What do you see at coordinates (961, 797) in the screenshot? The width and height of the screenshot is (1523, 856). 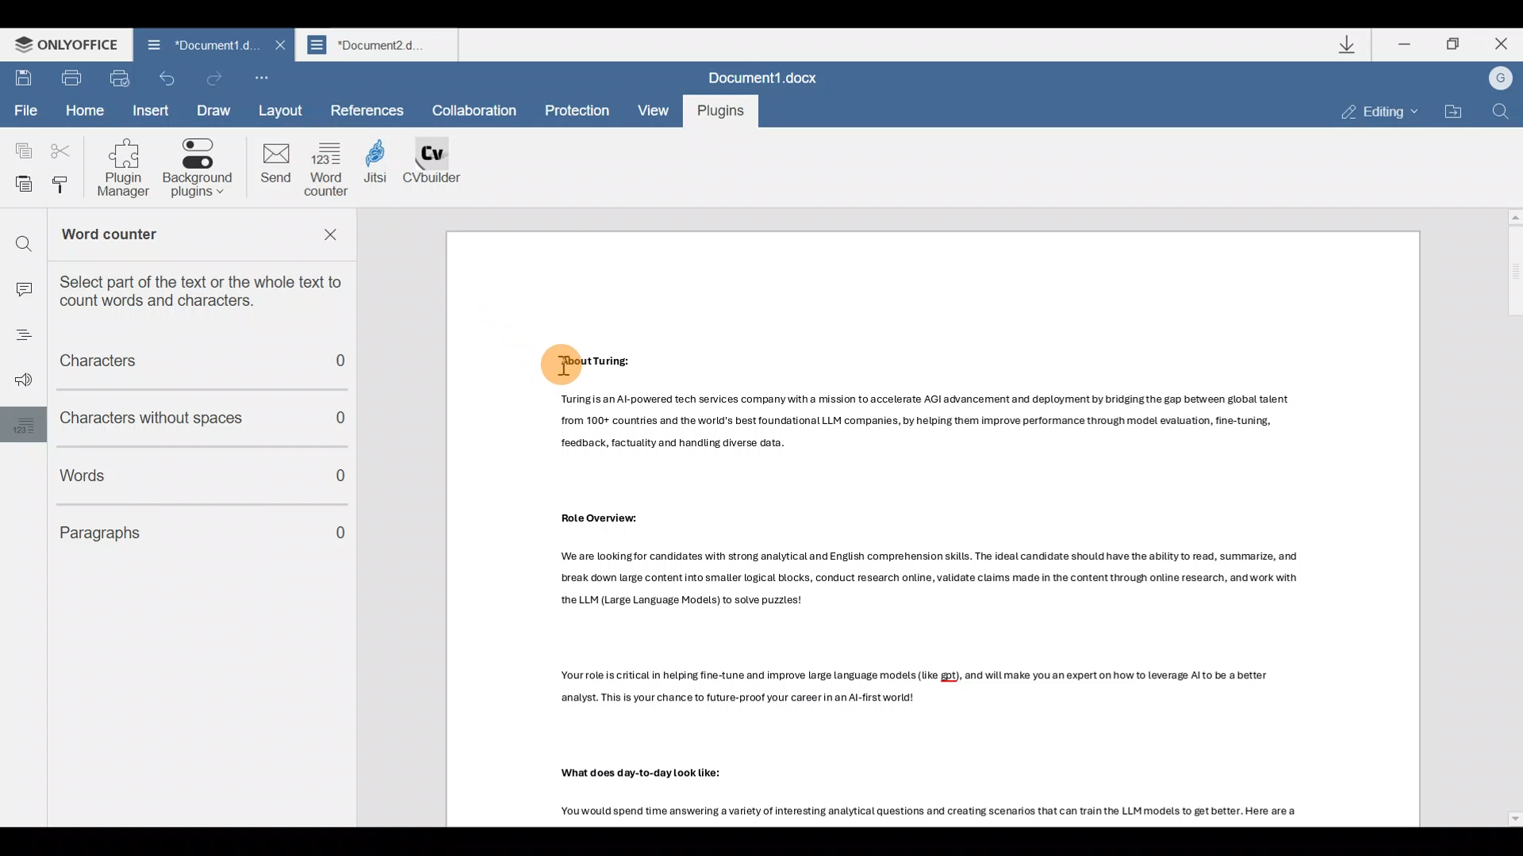 I see `What does day-to-day Look like:
Youwould spend time answering a variety of interesting analytical questions and creating scenarios that can train the LLM models to get better. Here are a` at bounding box center [961, 797].